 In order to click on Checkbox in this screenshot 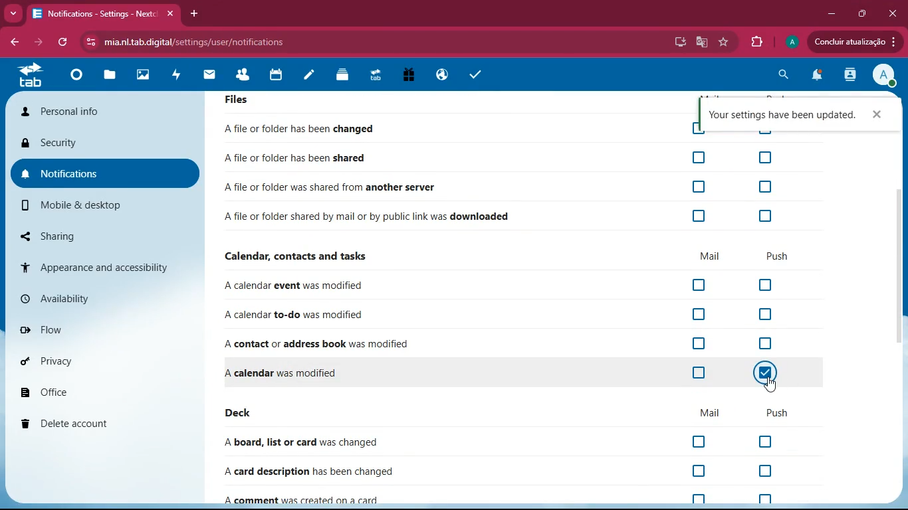, I will do `click(701, 158)`.